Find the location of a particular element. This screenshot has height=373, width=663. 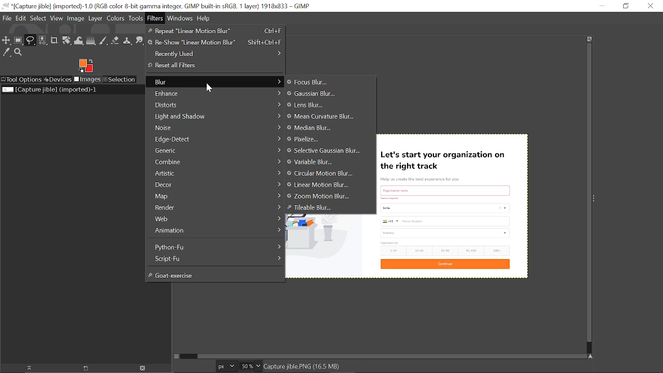

Median blur is located at coordinates (321, 128).